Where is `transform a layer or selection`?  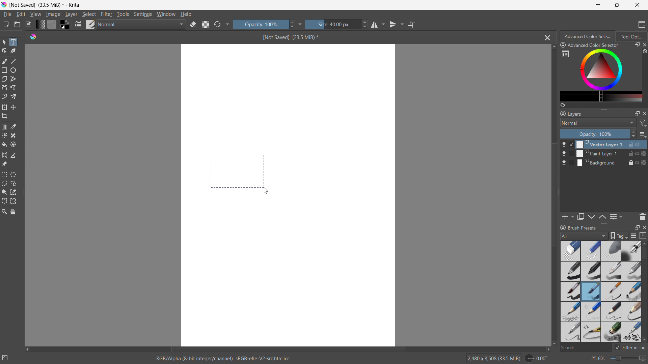
transform a layer or selection is located at coordinates (4, 107).